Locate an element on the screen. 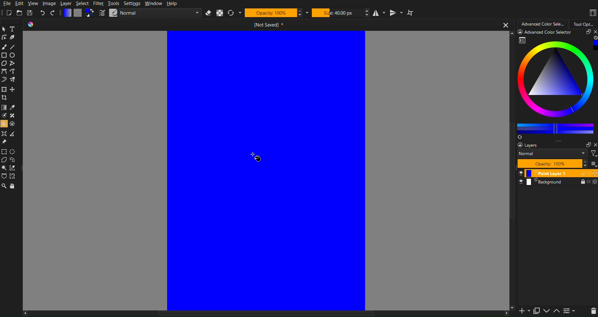 The height and width of the screenshot is (317, 598). Help is located at coordinates (171, 4).